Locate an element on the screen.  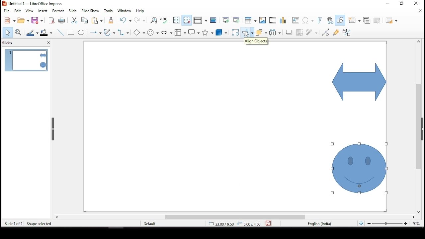
duplicate slide is located at coordinates (366, 19).